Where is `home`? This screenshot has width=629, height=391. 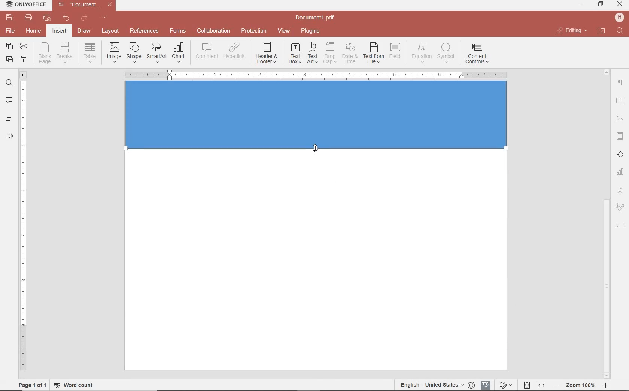
home is located at coordinates (33, 30).